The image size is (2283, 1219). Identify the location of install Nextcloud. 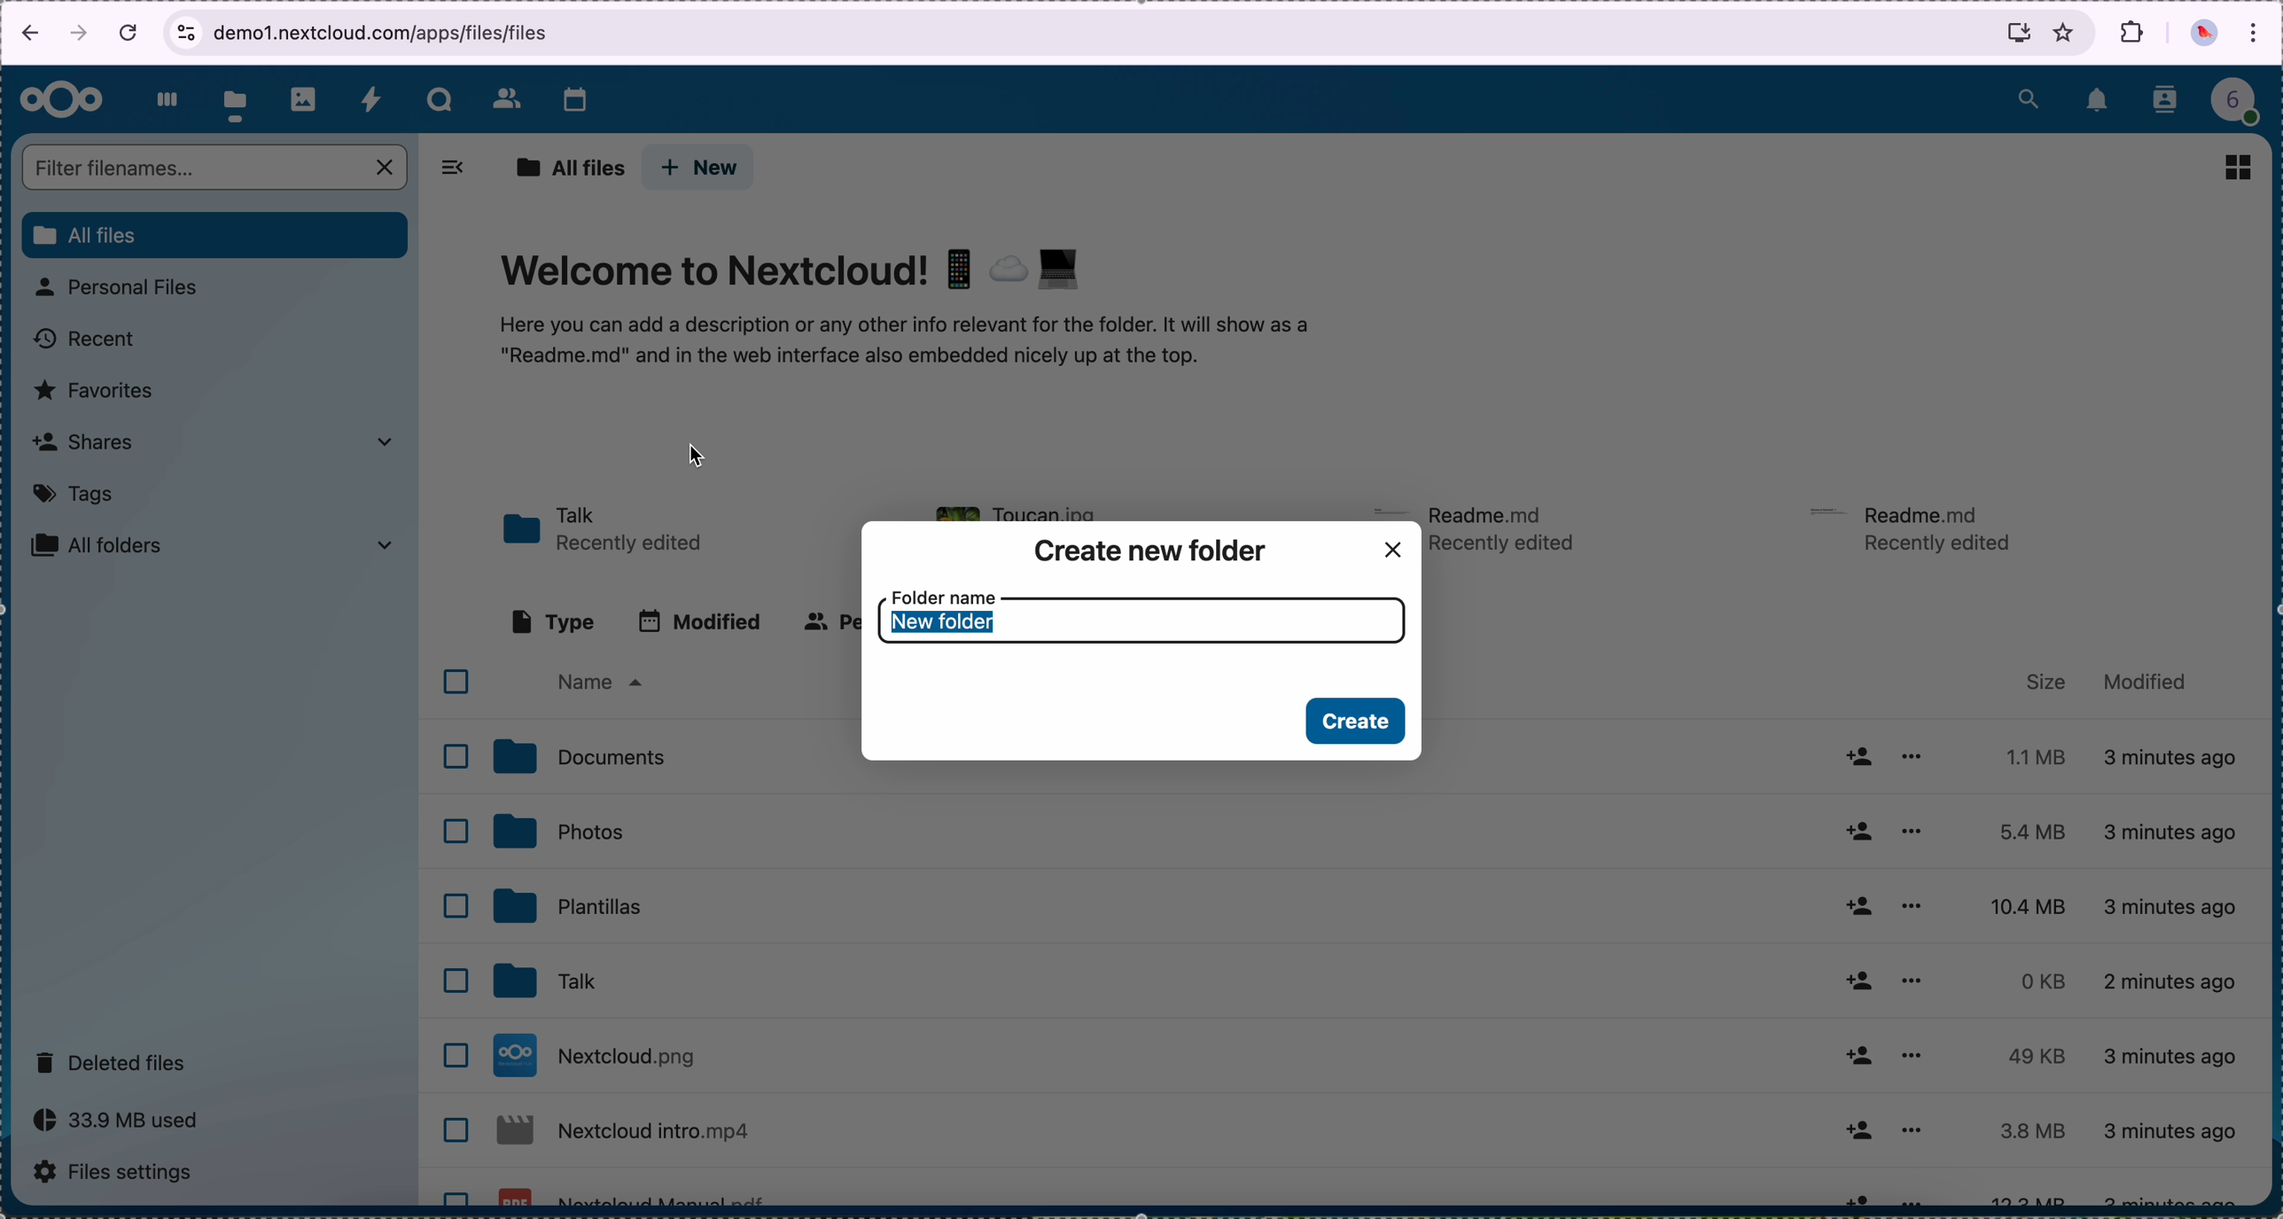
(2019, 36).